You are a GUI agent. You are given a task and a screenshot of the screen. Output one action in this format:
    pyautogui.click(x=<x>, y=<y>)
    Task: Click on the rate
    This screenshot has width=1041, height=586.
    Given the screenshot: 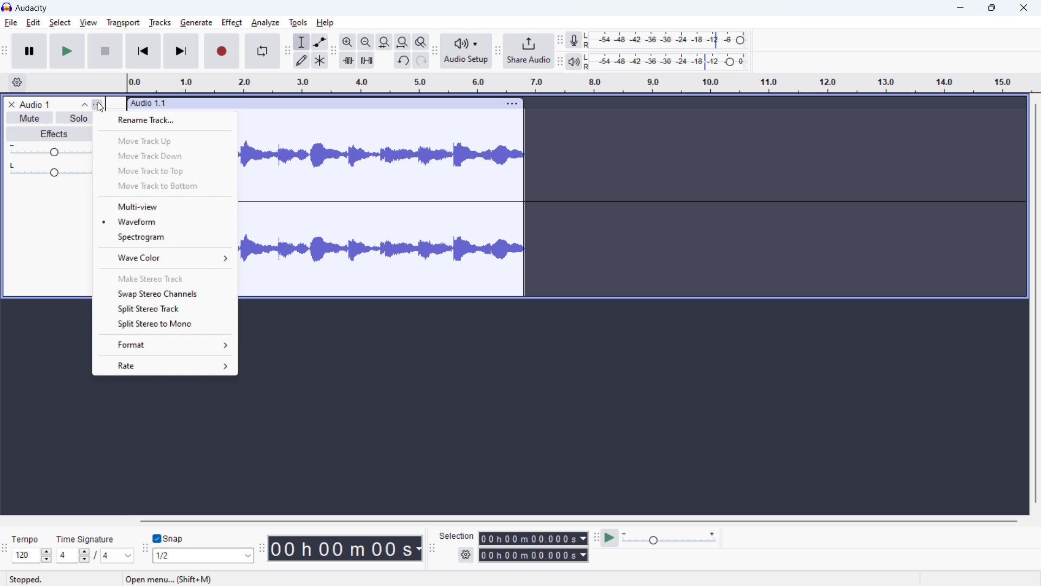 What is the action you would take?
    pyautogui.click(x=164, y=366)
    